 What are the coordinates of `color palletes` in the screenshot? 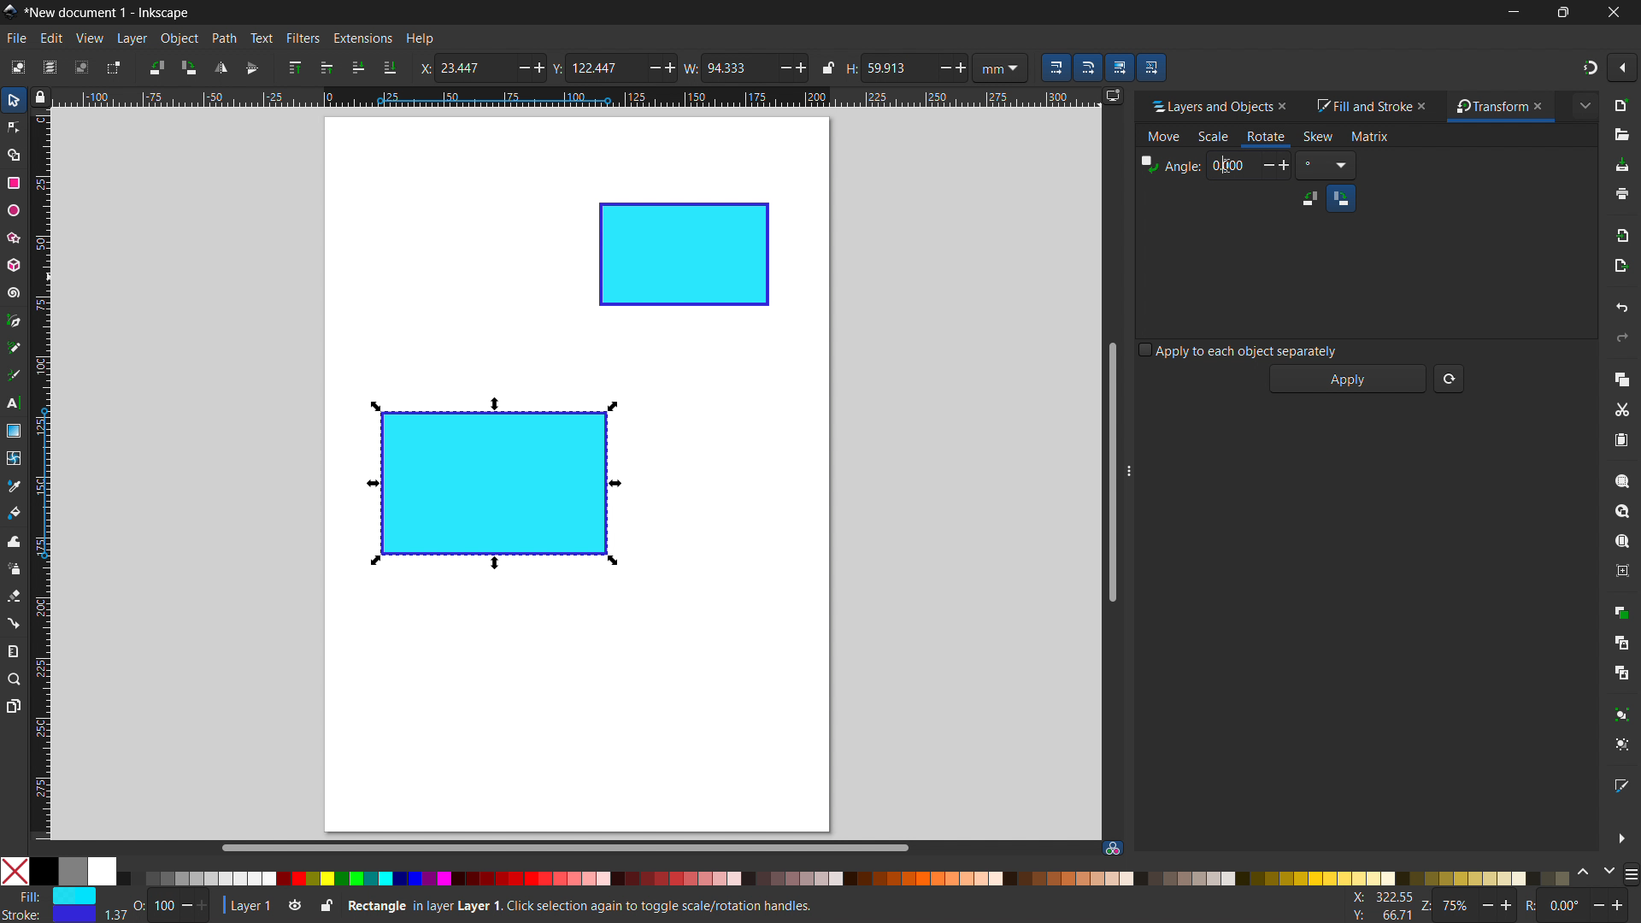 It's located at (843, 878).